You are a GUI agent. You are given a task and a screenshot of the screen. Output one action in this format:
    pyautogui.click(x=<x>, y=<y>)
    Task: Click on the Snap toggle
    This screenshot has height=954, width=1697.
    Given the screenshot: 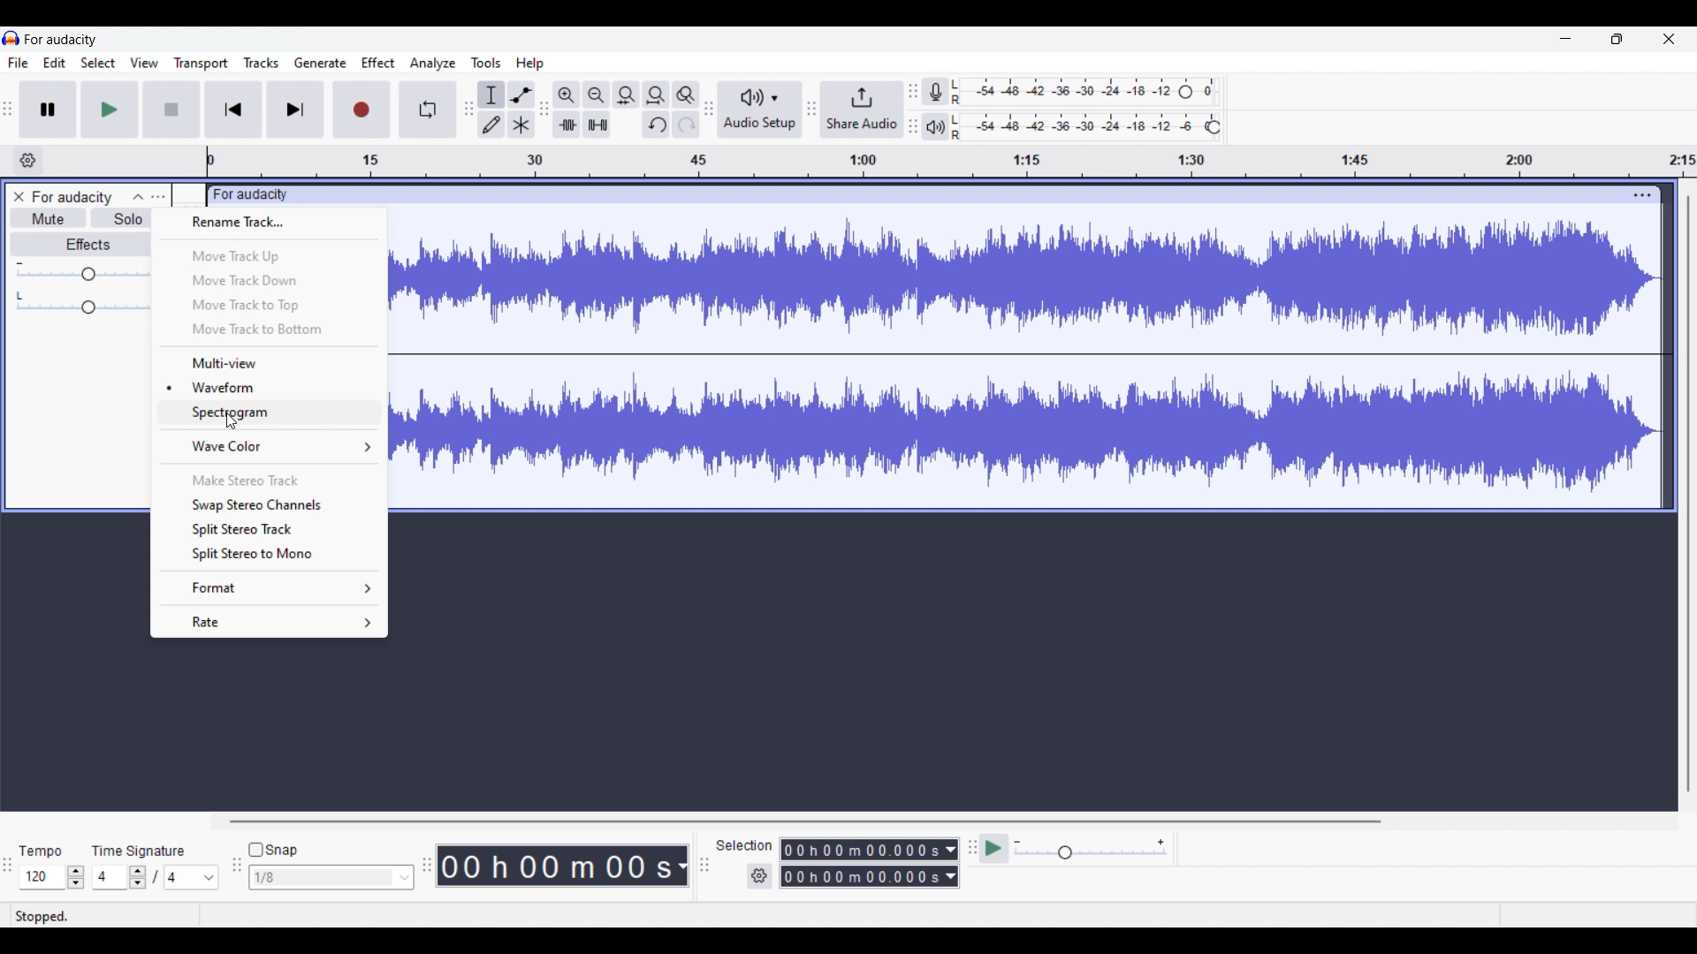 What is the action you would take?
    pyautogui.click(x=273, y=850)
    